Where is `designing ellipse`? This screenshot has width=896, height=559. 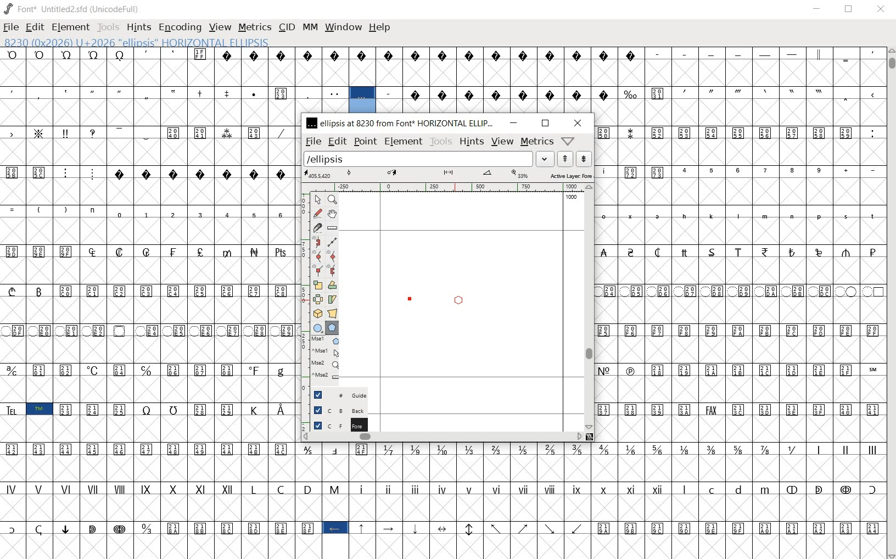 designing ellipse is located at coordinates (440, 298).